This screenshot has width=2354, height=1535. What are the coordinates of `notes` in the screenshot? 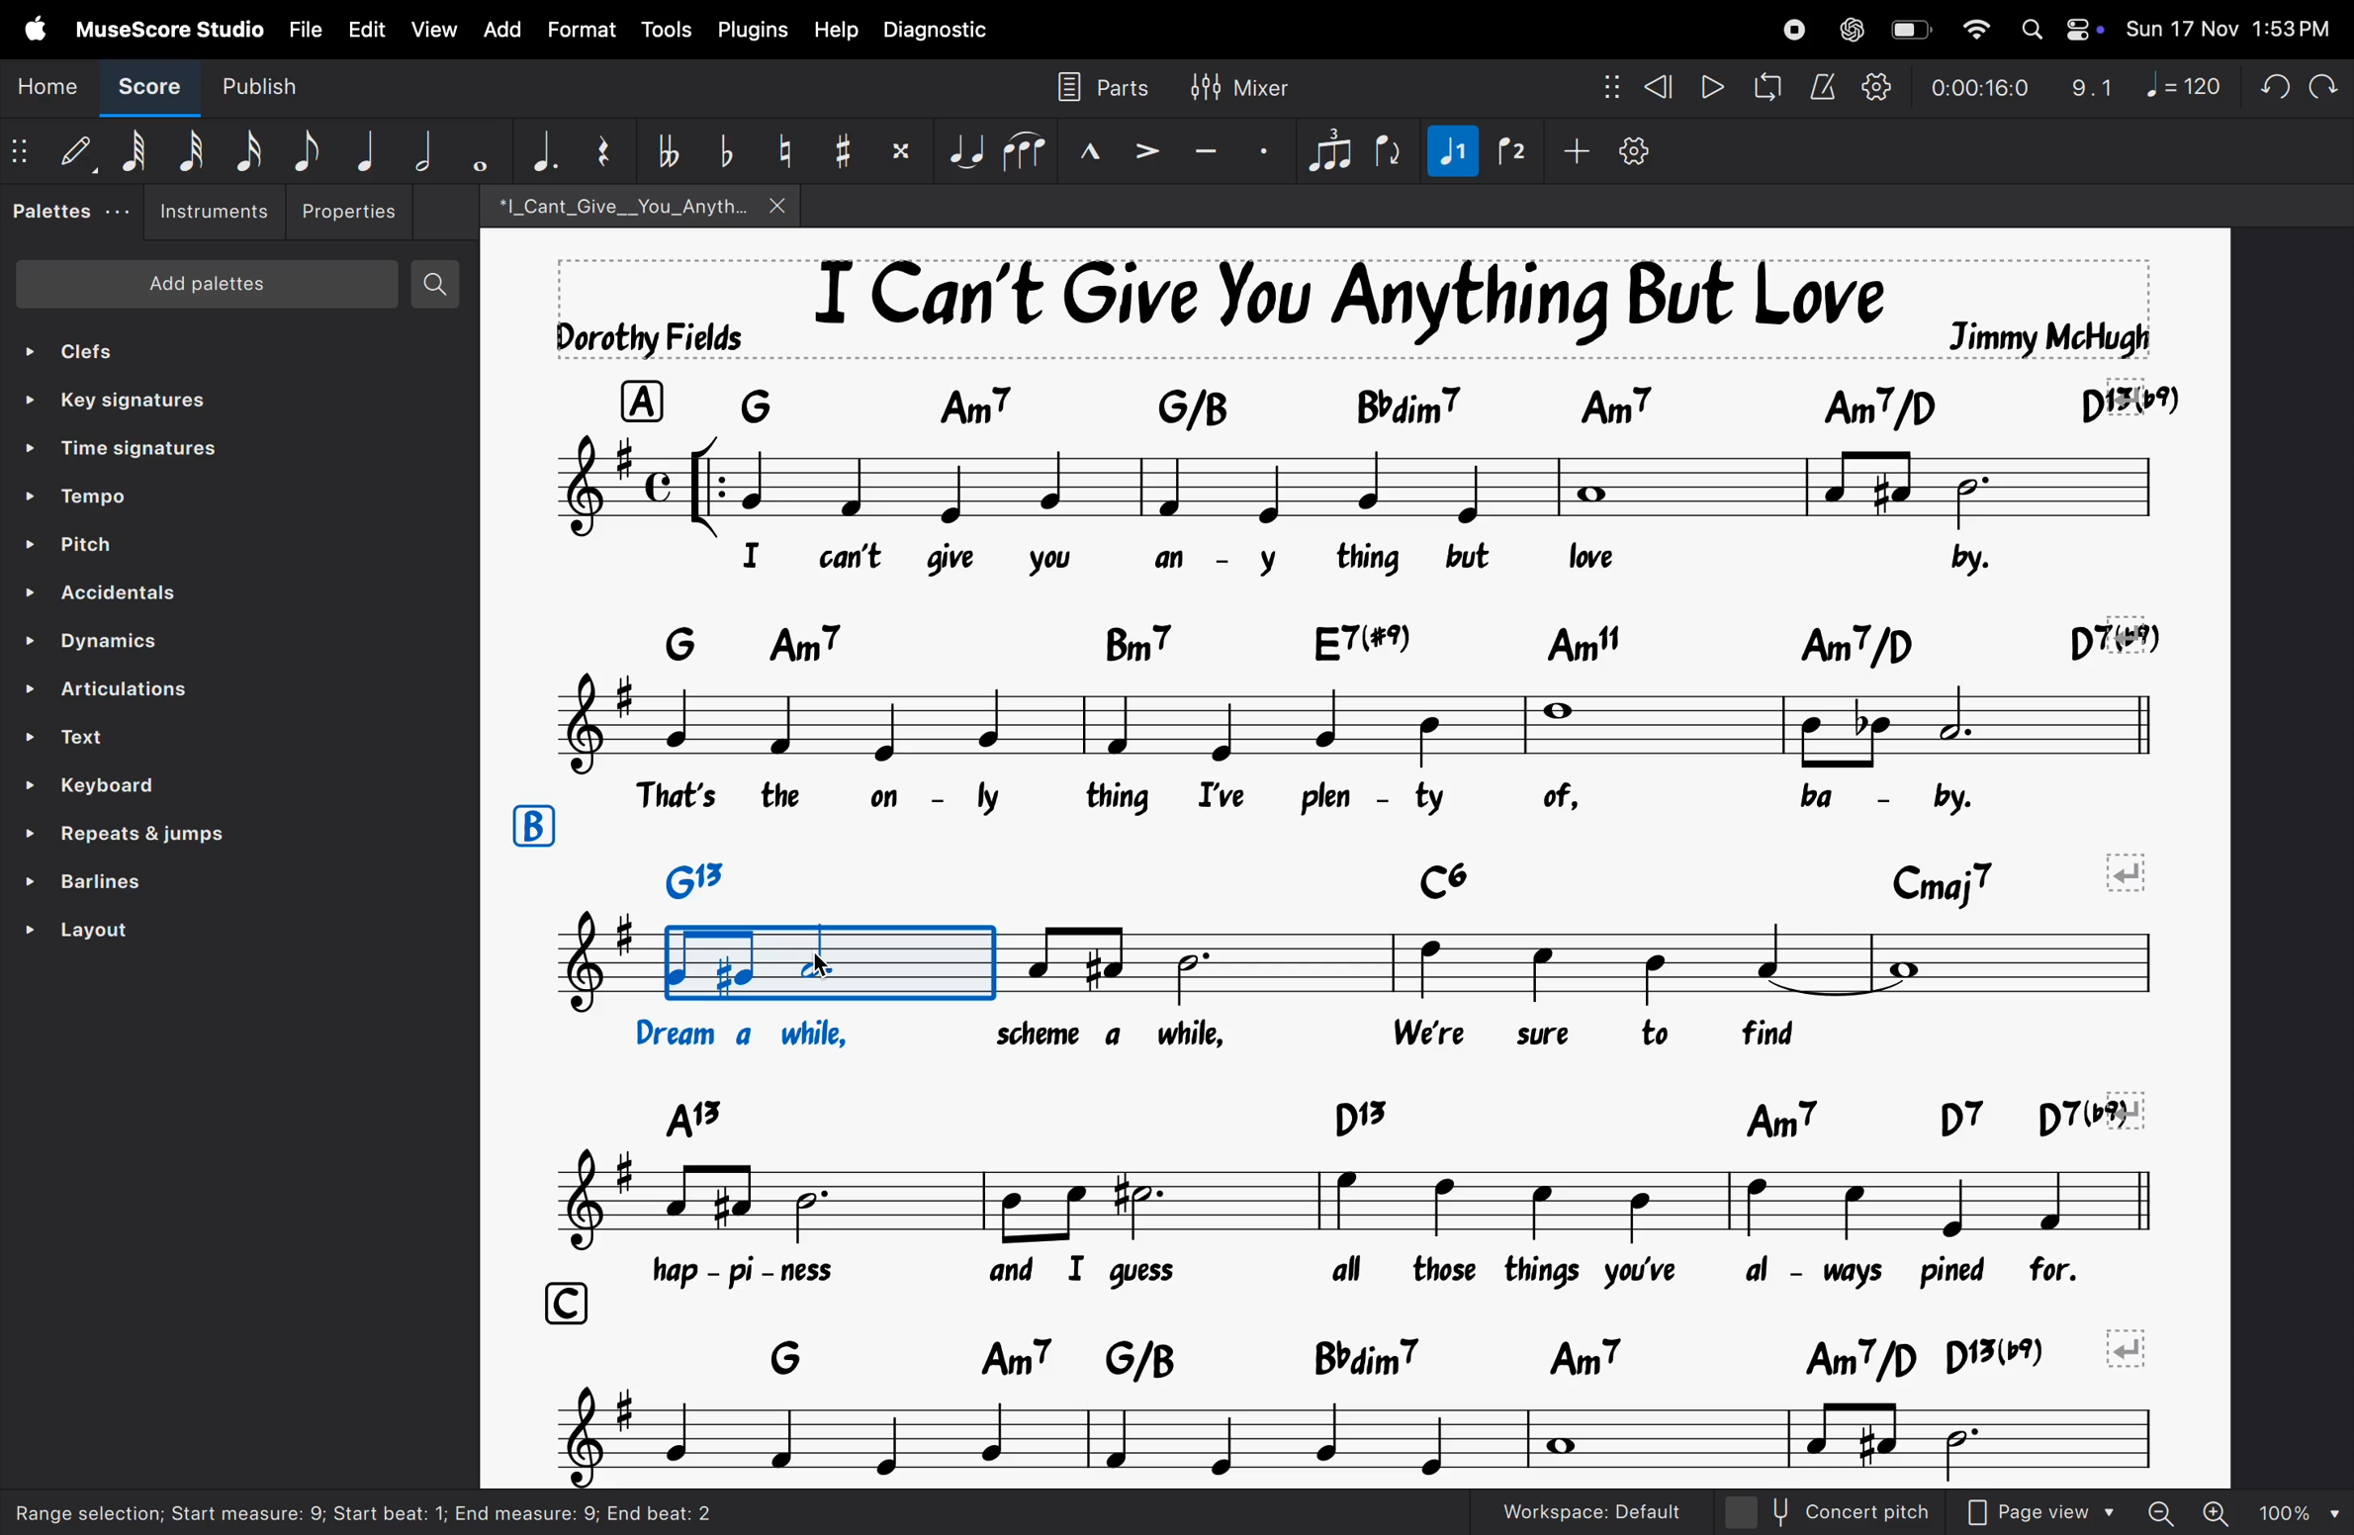 It's located at (1338, 966).